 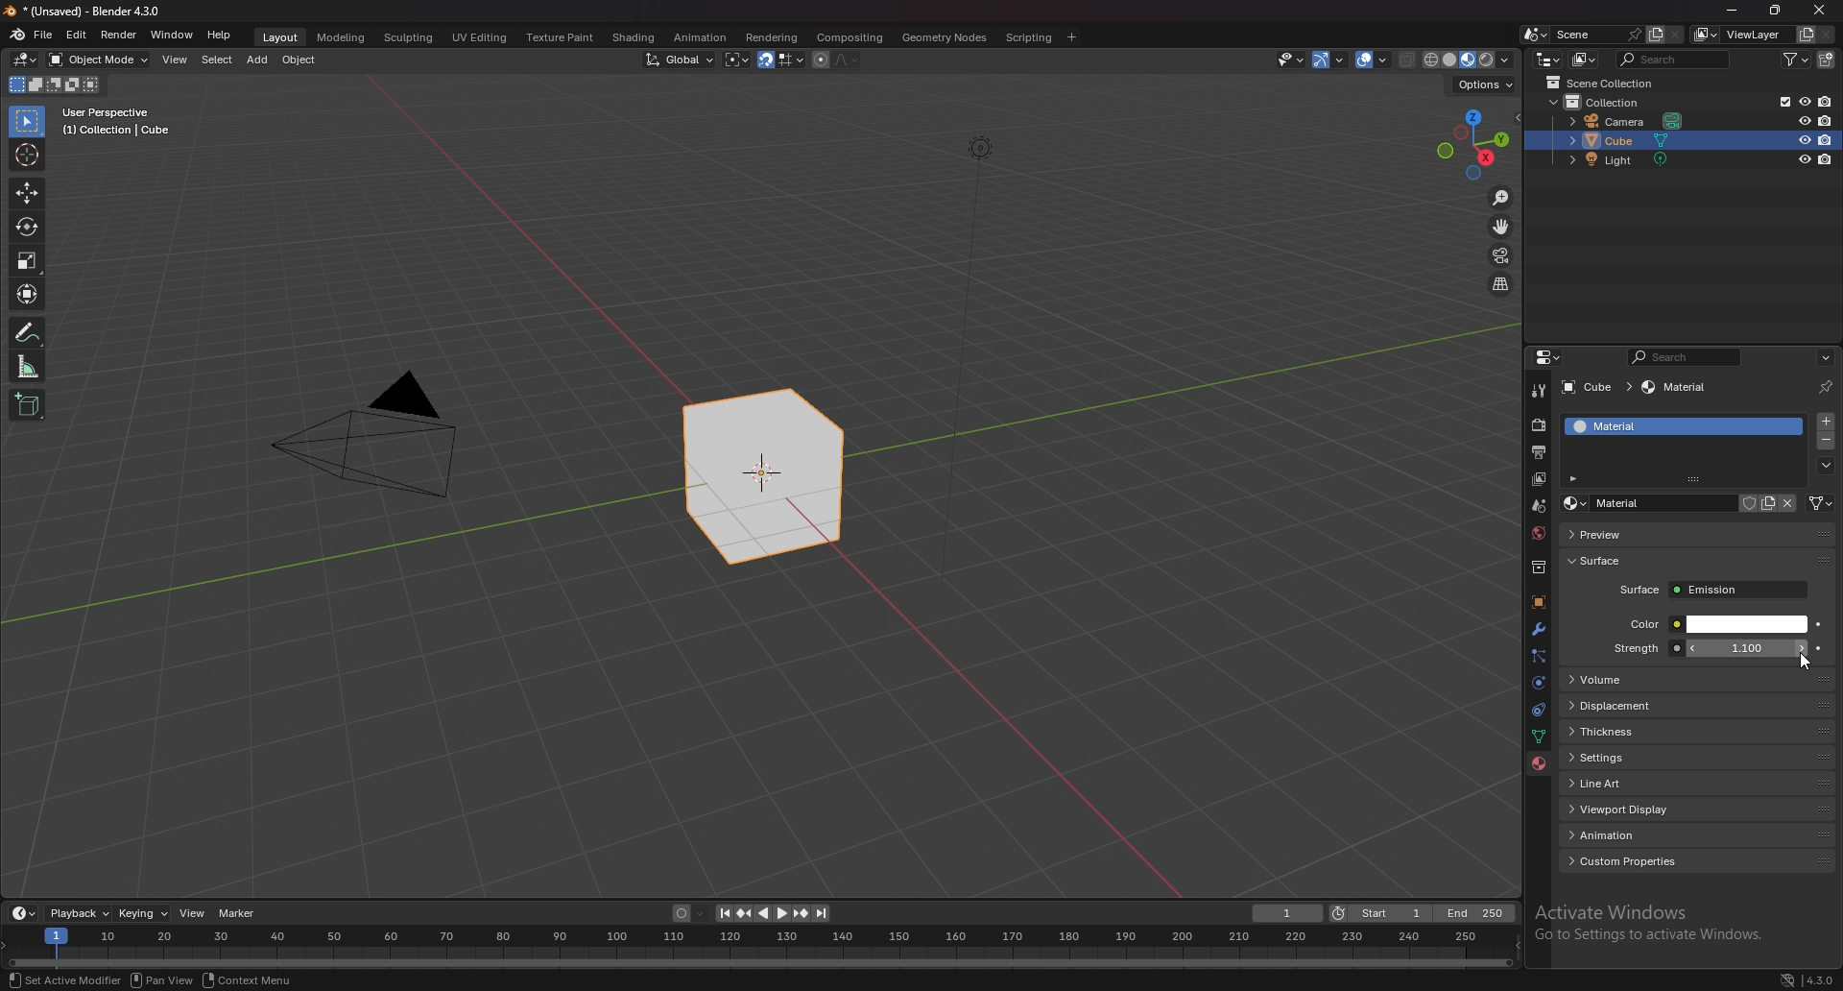 What do you see at coordinates (1502, 227) in the screenshot?
I see `move` at bounding box center [1502, 227].